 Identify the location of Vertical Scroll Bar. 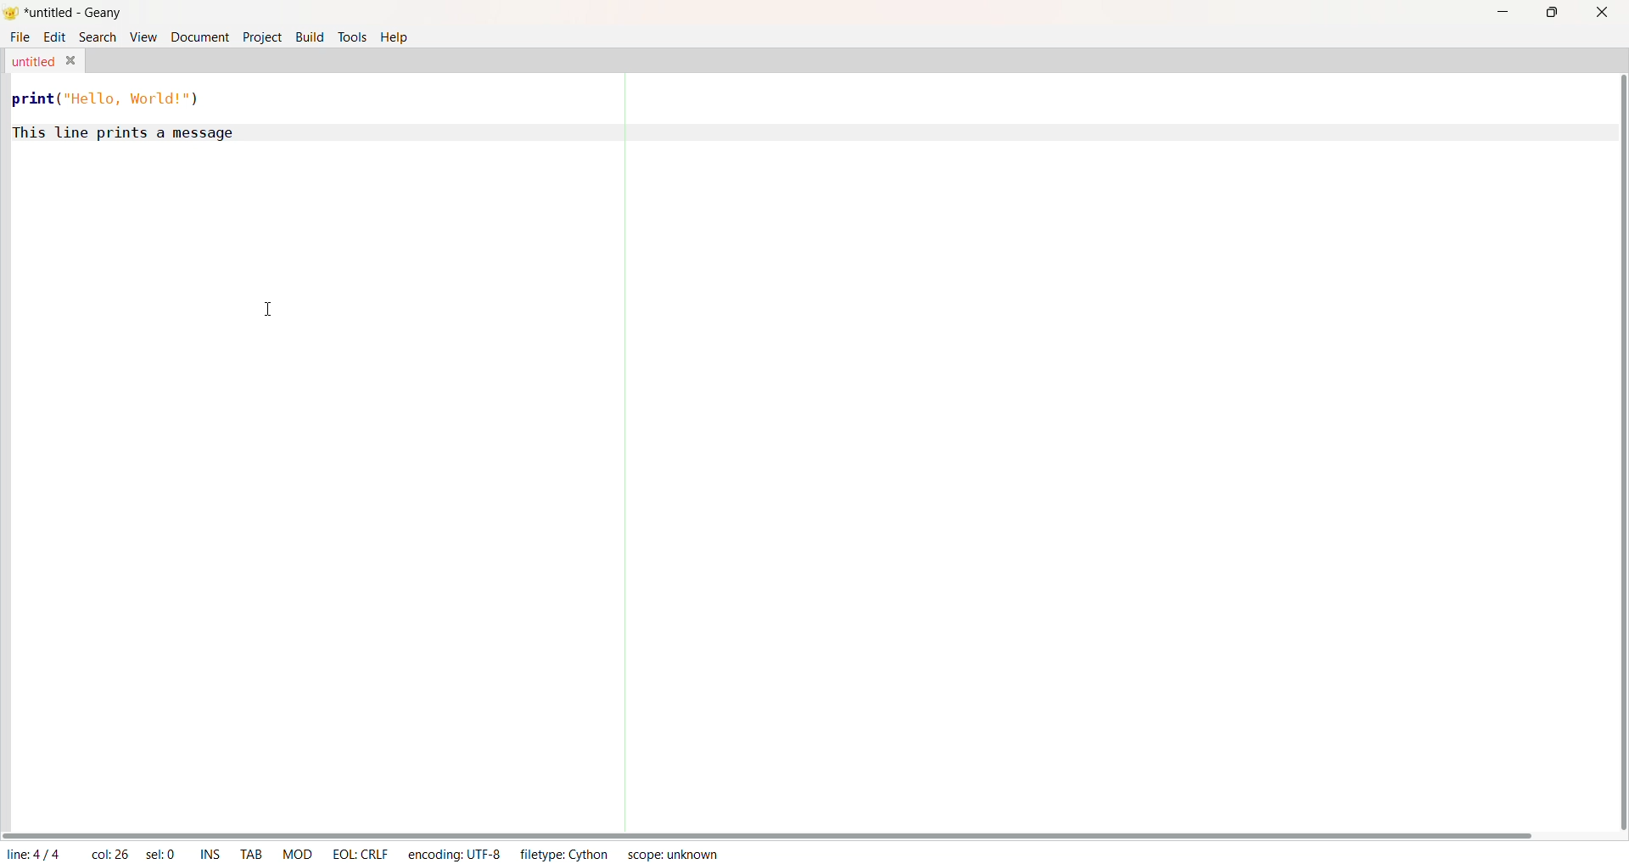
(1610, 452).